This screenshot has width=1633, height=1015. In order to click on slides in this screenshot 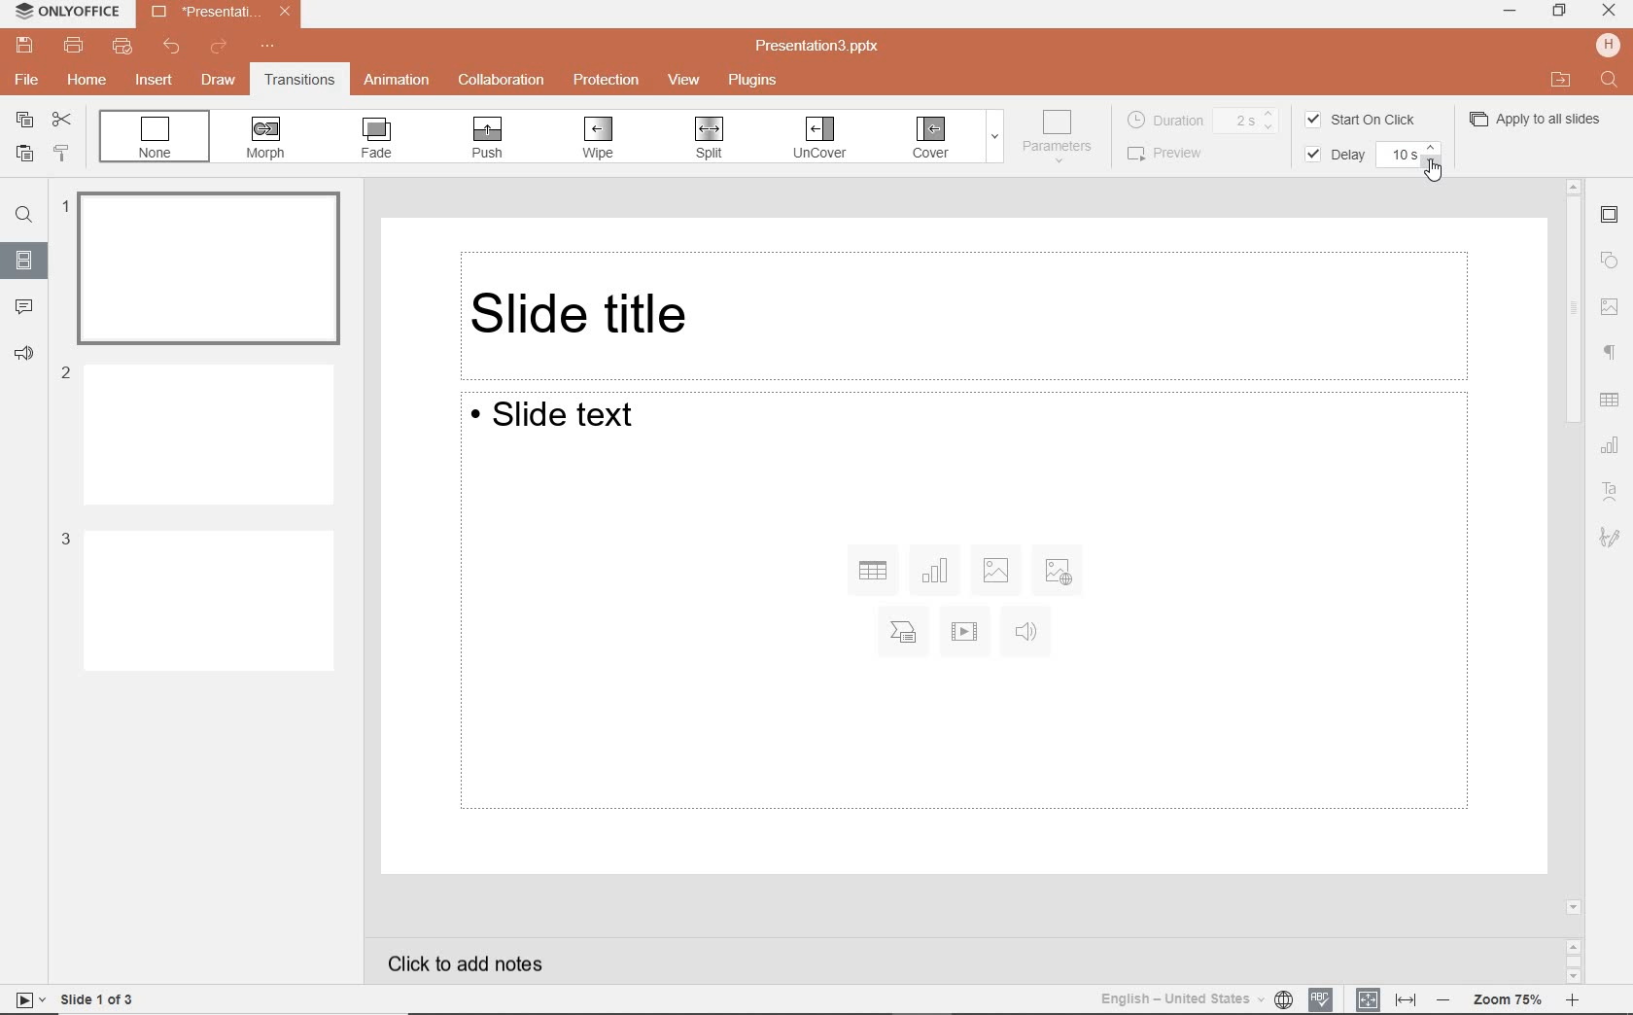, I will do `click(24, 260)`.